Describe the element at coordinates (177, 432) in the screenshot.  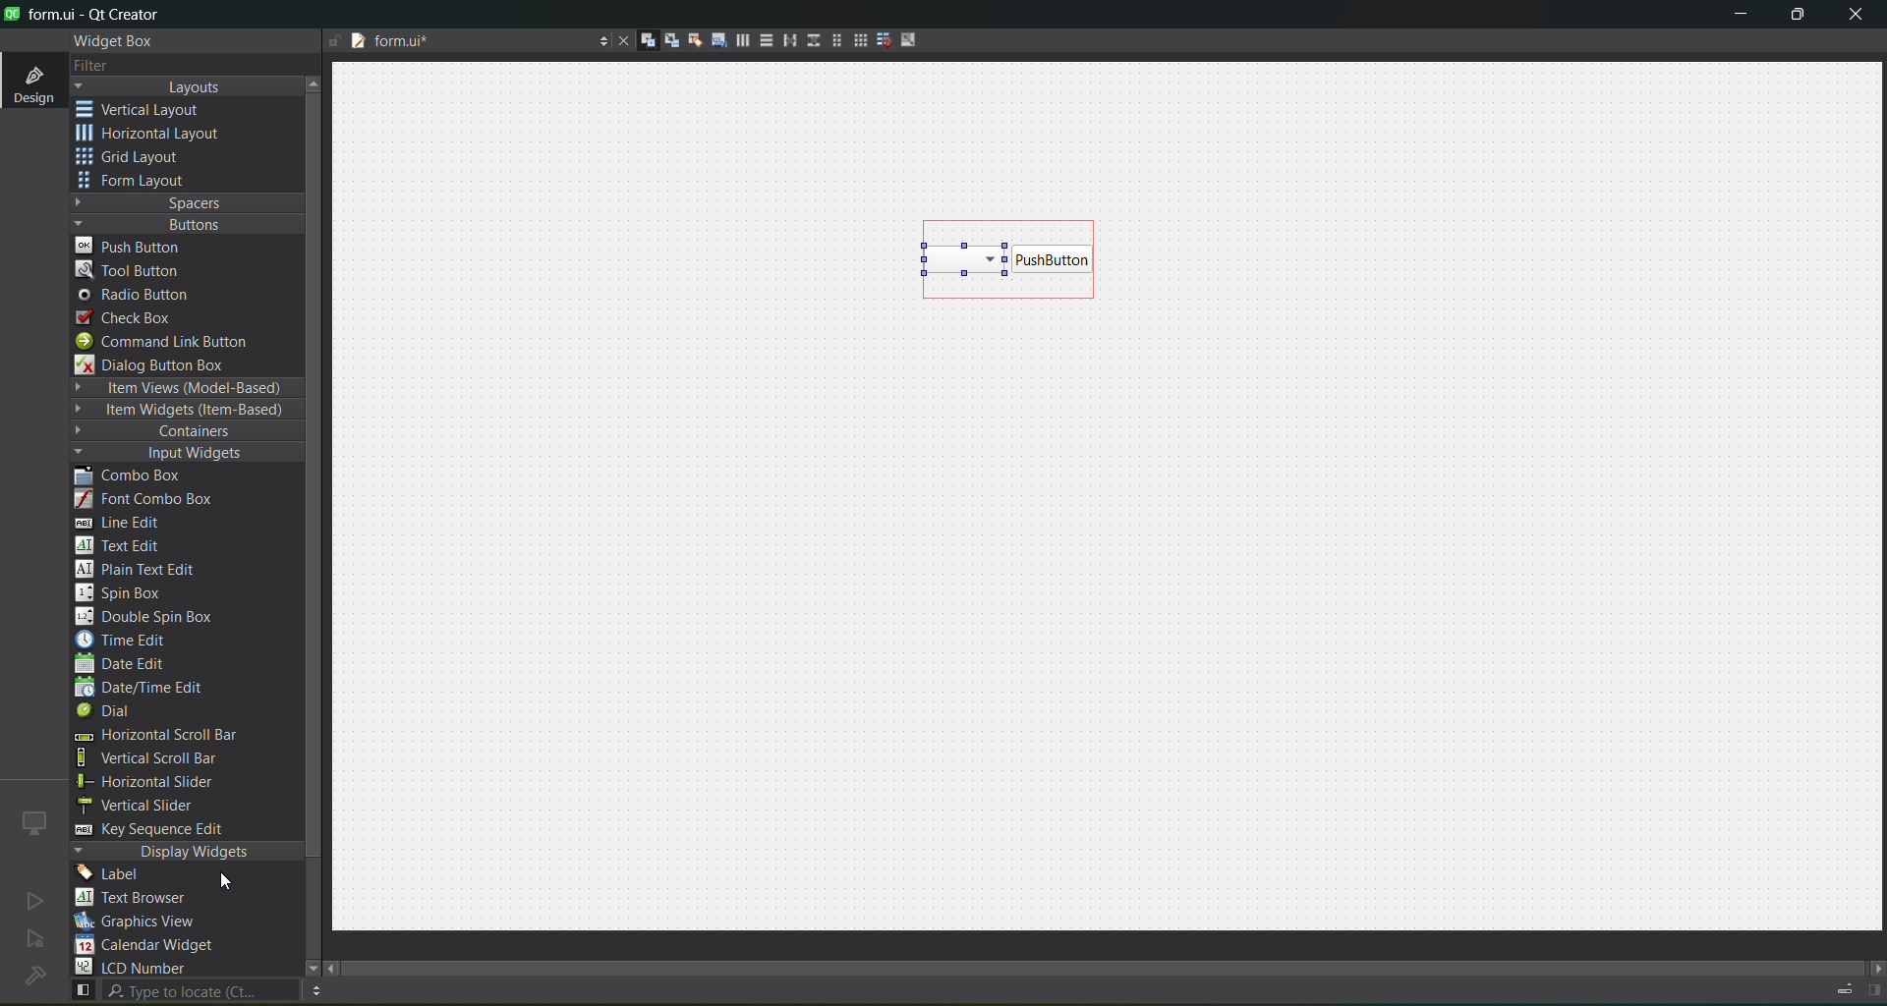
I see `containers` at that location.